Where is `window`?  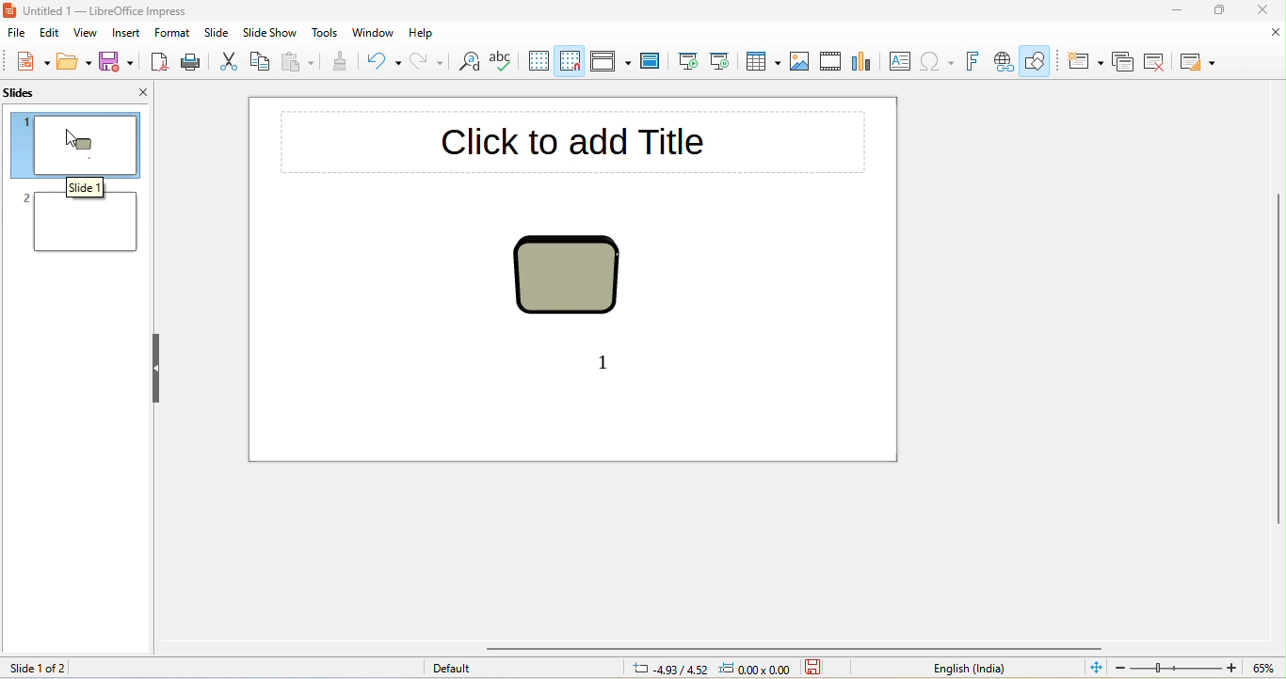
window is located at coordinates (374, 33).